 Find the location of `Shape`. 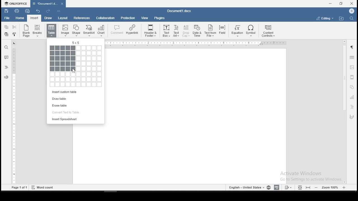

Shape is located at coordinates (77, 30).